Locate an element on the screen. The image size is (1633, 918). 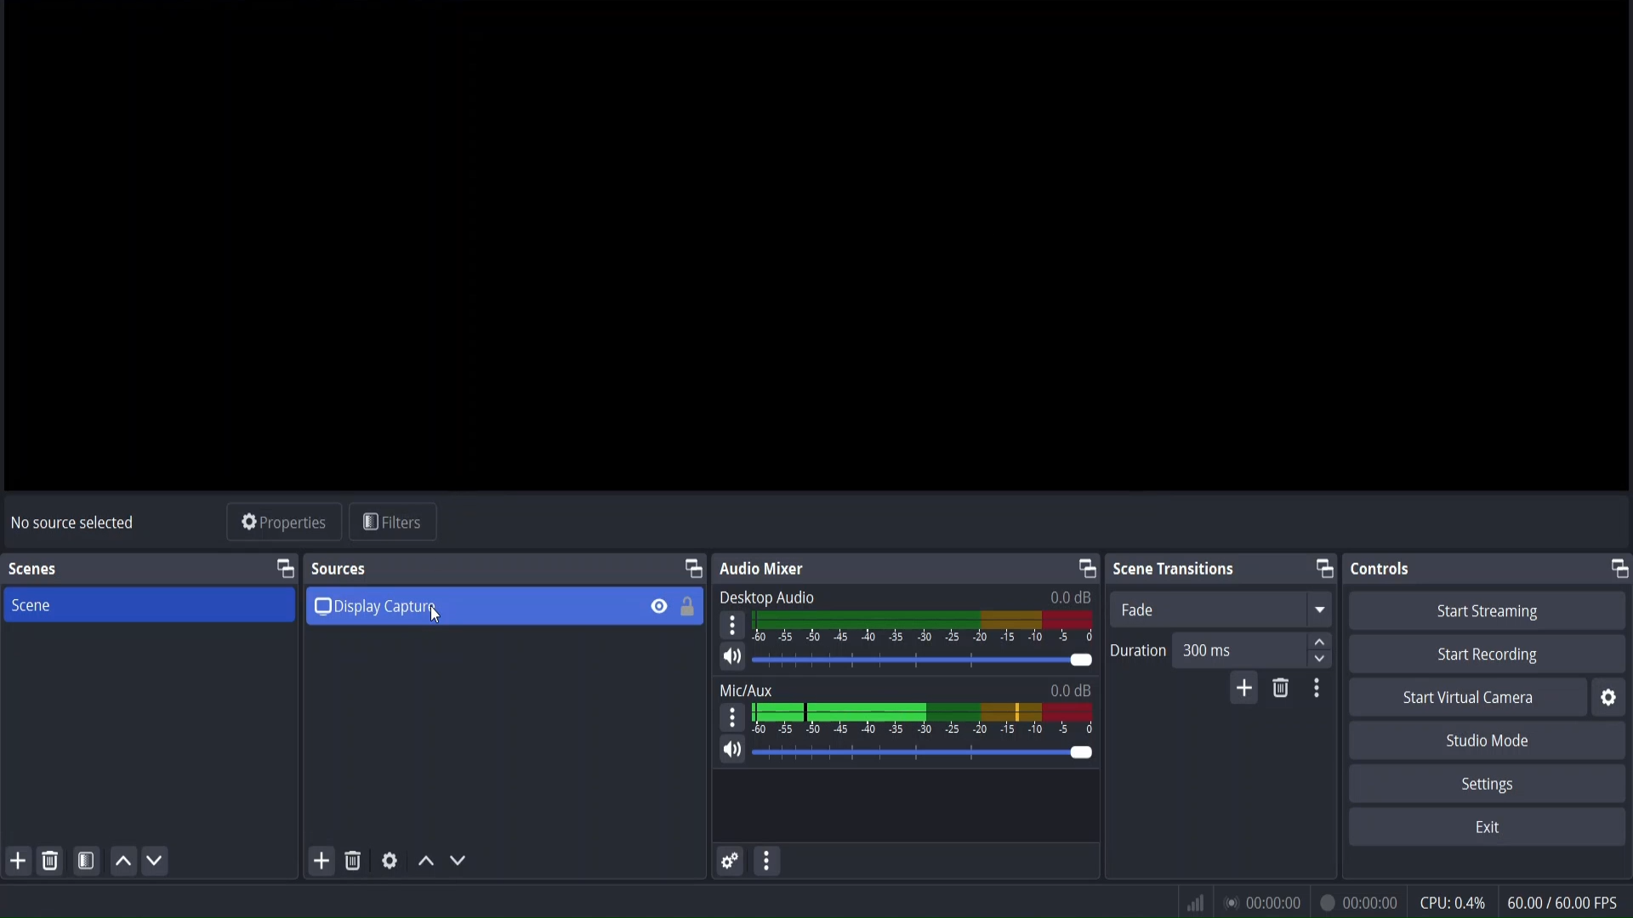
change tab layout is located at coordinates (691, 569).